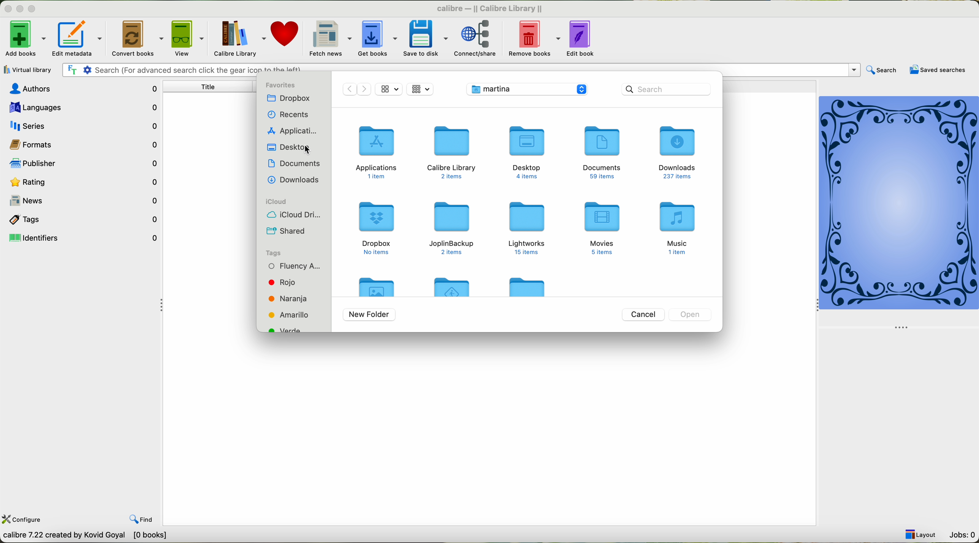 The width and height of the screenshot is (979, 543). I want to click on languages, so click(81, 107).